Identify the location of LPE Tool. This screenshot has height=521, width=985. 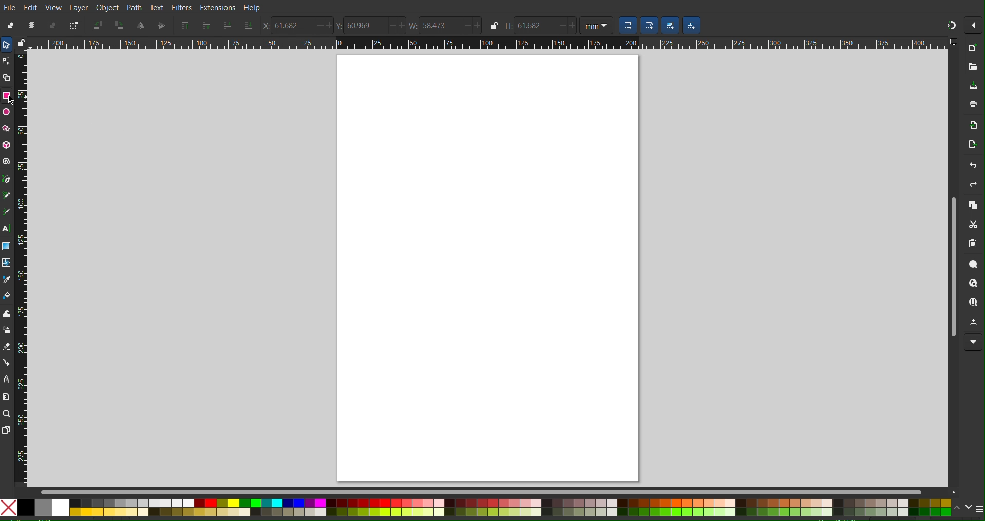
(6, 379).